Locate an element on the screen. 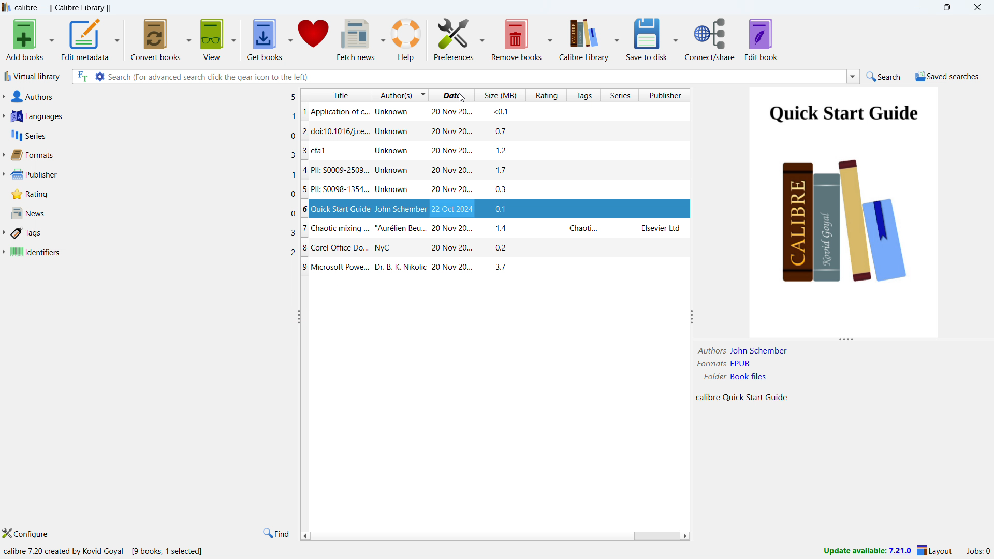 Image resolution: width=994 pixels, height=559 pixels. 1.2 is located at coordinates (506, 151).